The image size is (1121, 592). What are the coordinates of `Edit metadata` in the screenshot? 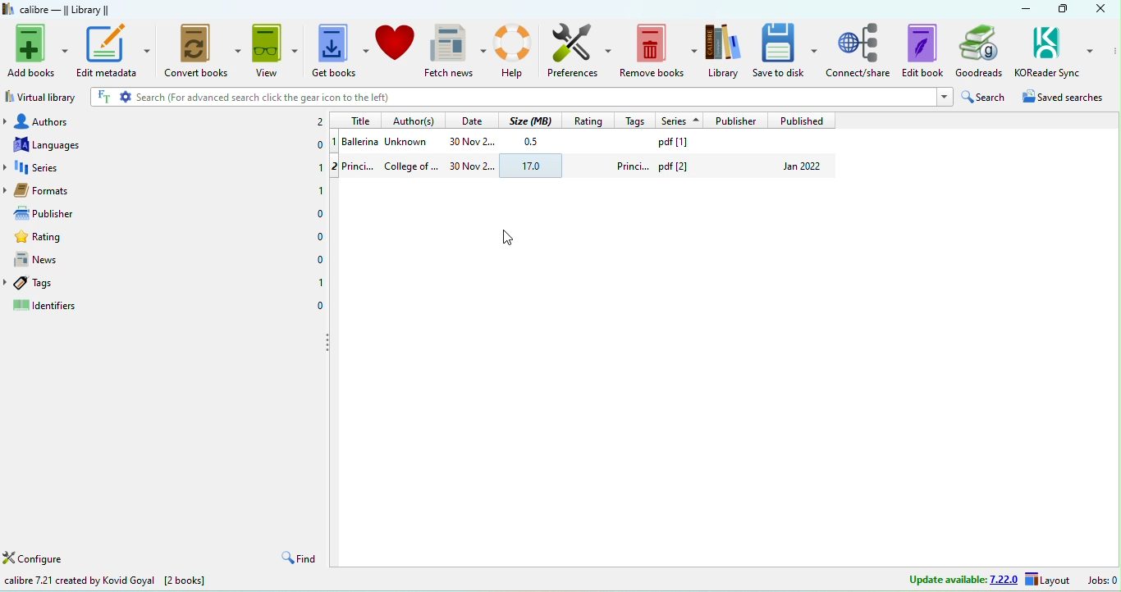 It's located at (117, 50).